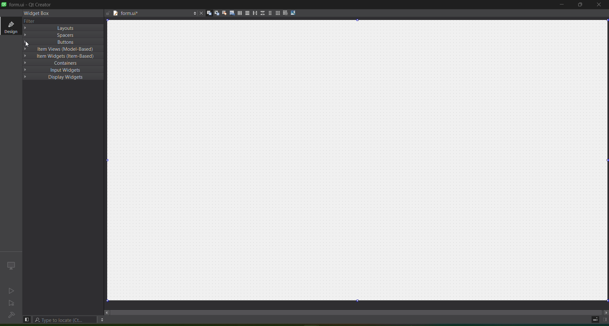  What do you see at coordinates (64, 35) in the screenshot?
I see `Spacers` at bounding box center [64, 35].